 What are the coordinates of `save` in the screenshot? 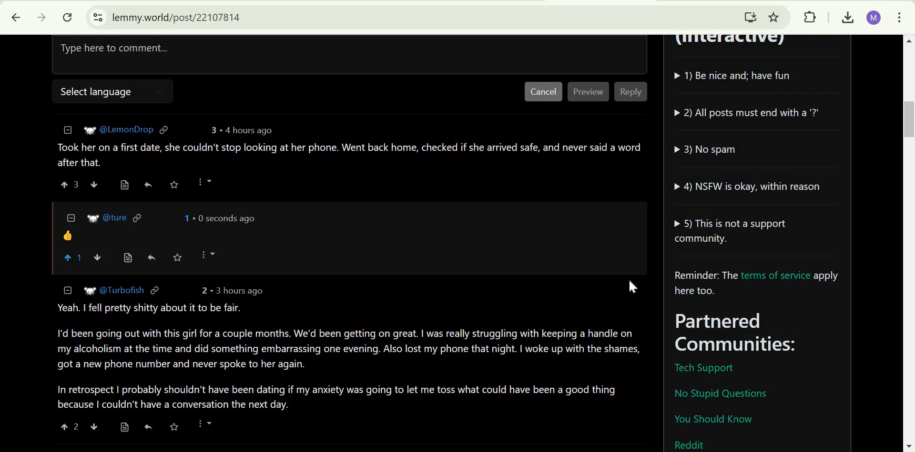 It's located at (179, 256).